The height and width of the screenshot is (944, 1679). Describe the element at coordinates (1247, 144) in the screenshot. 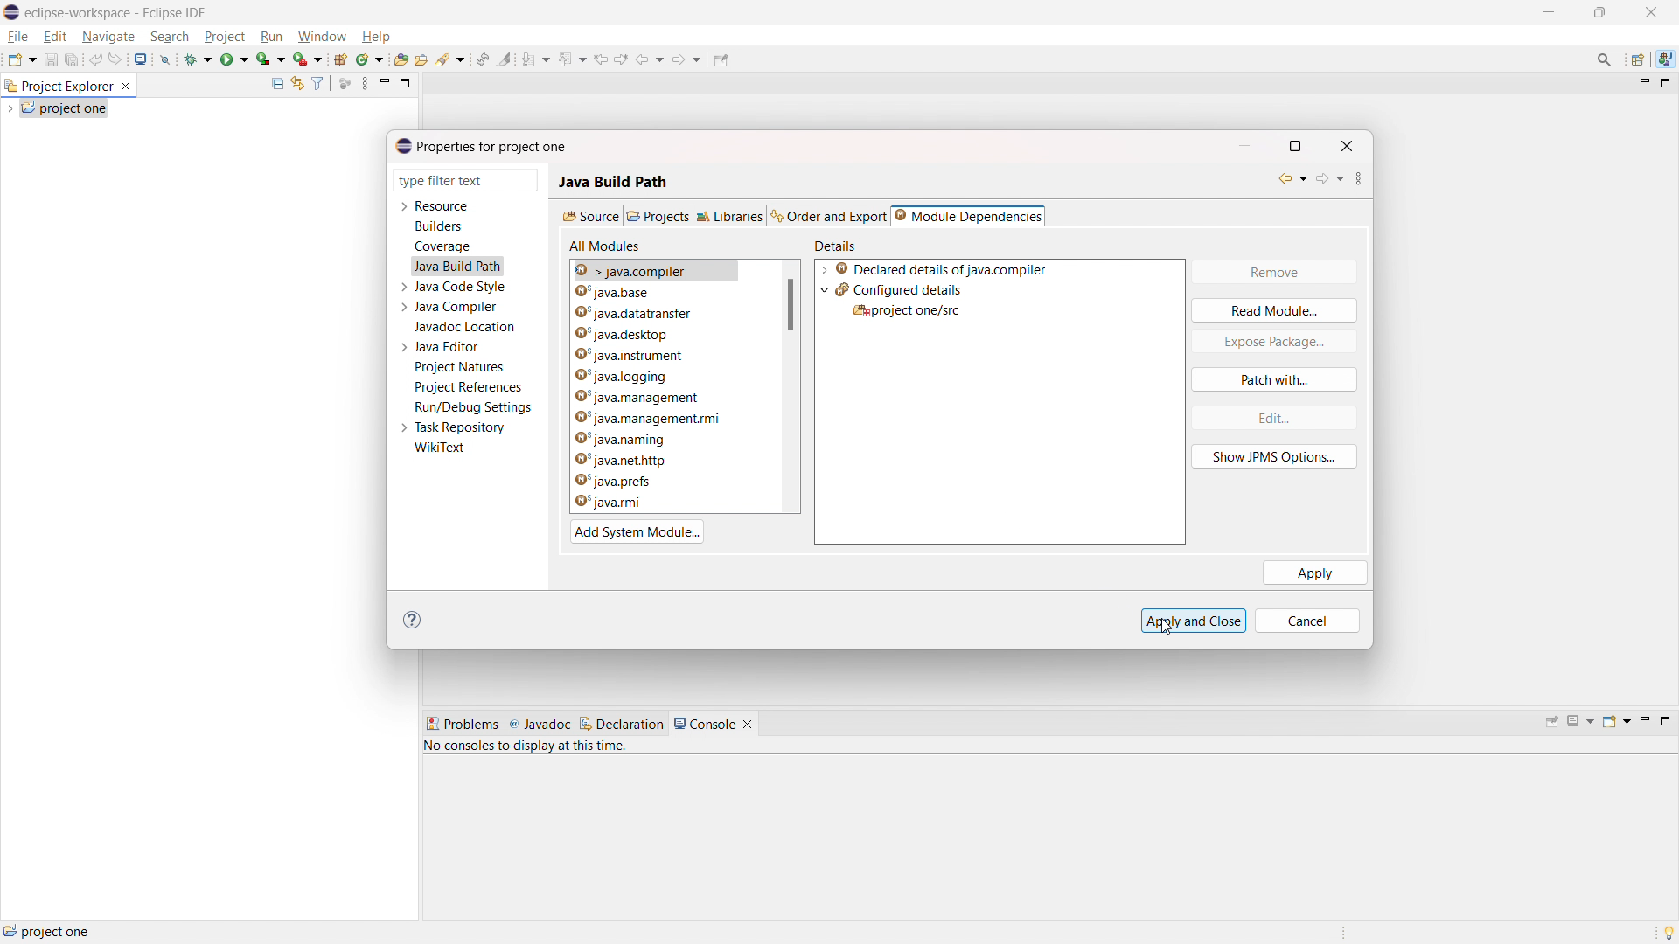

I see `minimize` at that location.